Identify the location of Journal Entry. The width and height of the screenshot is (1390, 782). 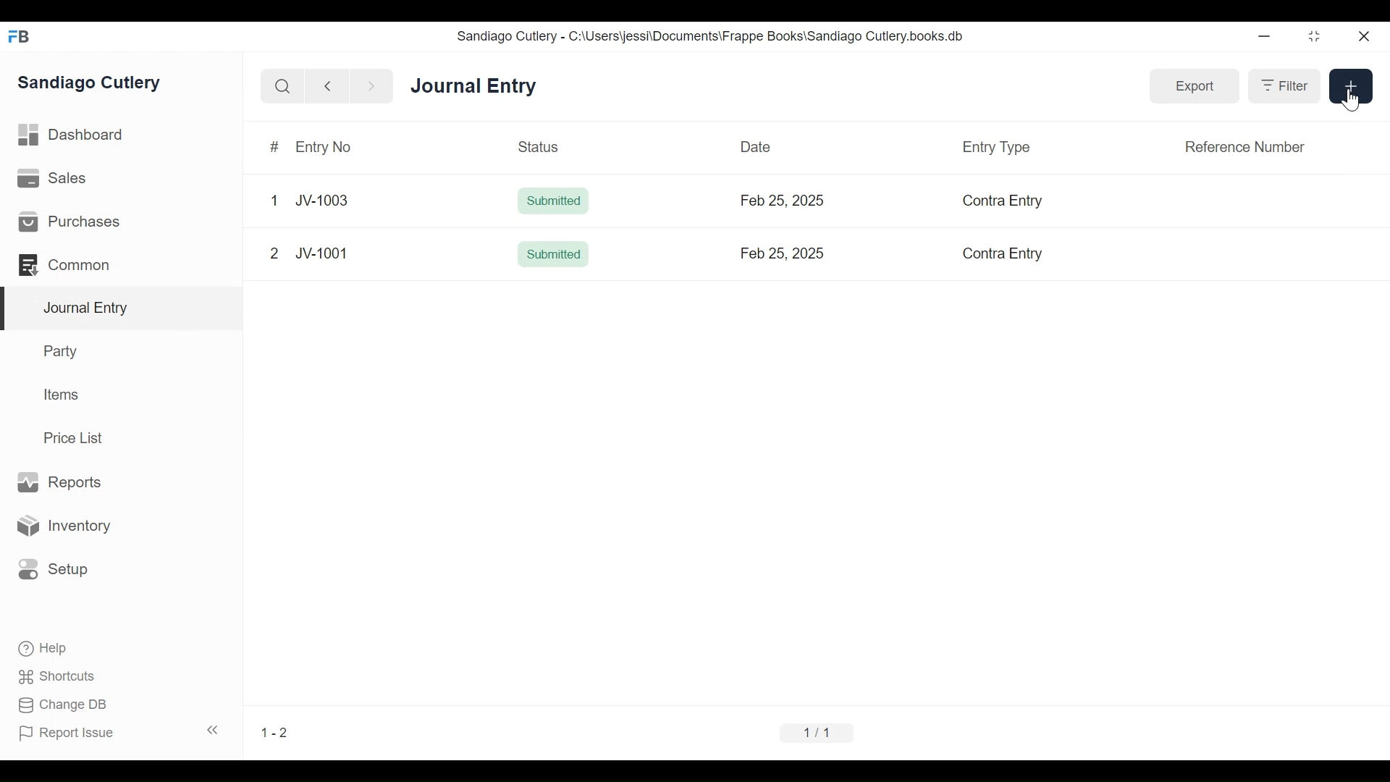
(476, 87).